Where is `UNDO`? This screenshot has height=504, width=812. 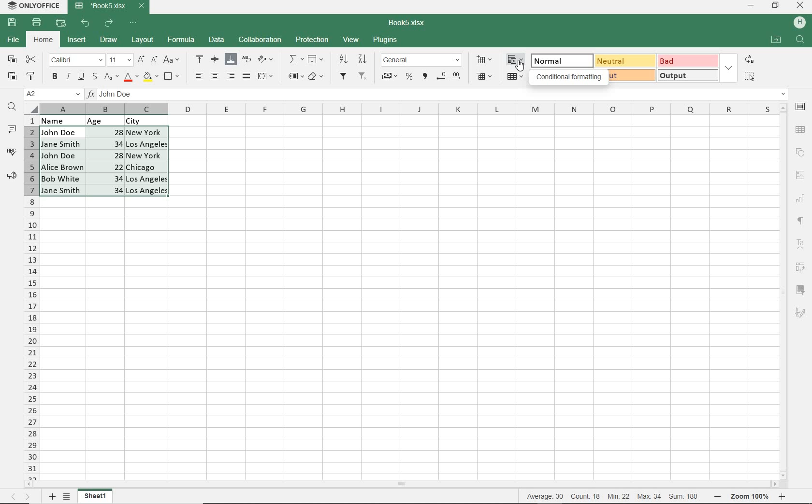 UNDO is located at coordinates (87, 23).